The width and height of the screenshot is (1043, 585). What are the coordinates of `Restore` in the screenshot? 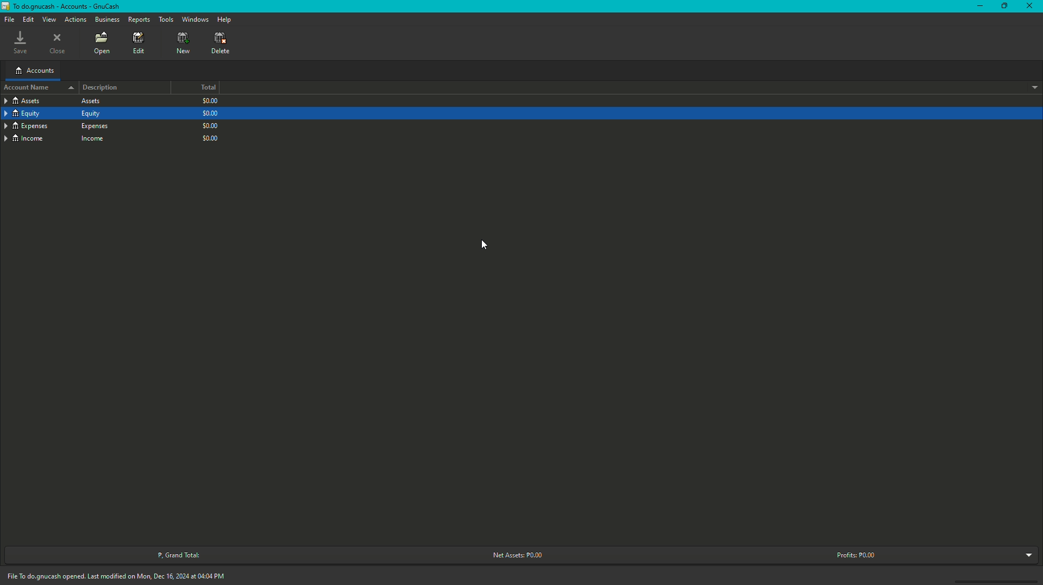 It's located at (1004, 5).